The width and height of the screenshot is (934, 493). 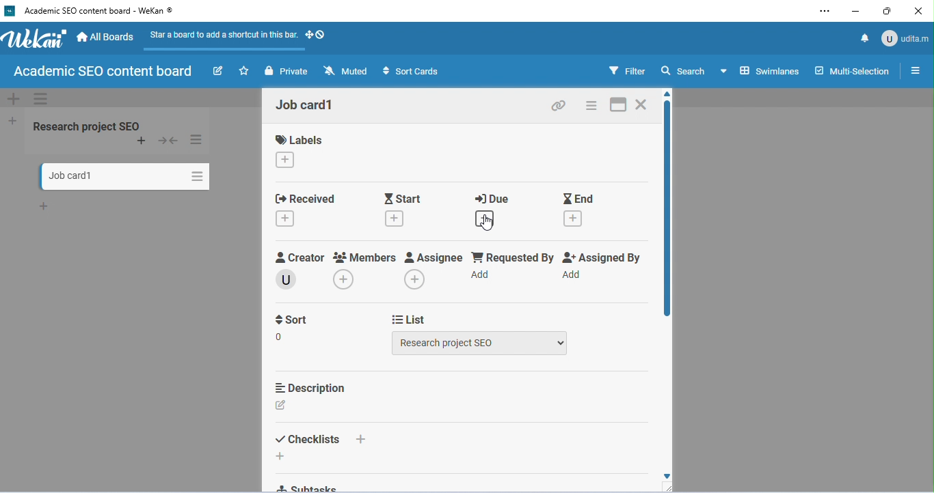 I want to click on card name: Job card1, so click(x=67, y=175).